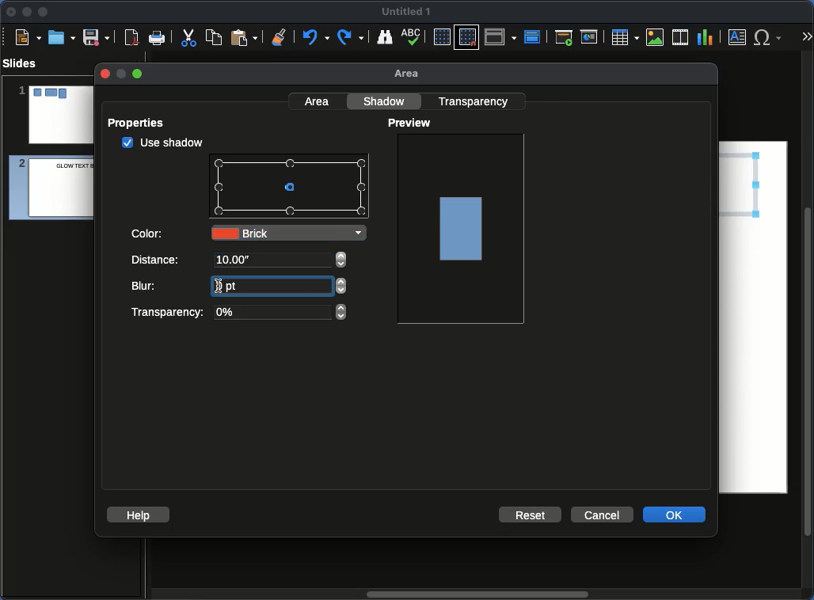  Describe the element at coordinates (188, 37) in the screenshot. I see `Cut` at that location.